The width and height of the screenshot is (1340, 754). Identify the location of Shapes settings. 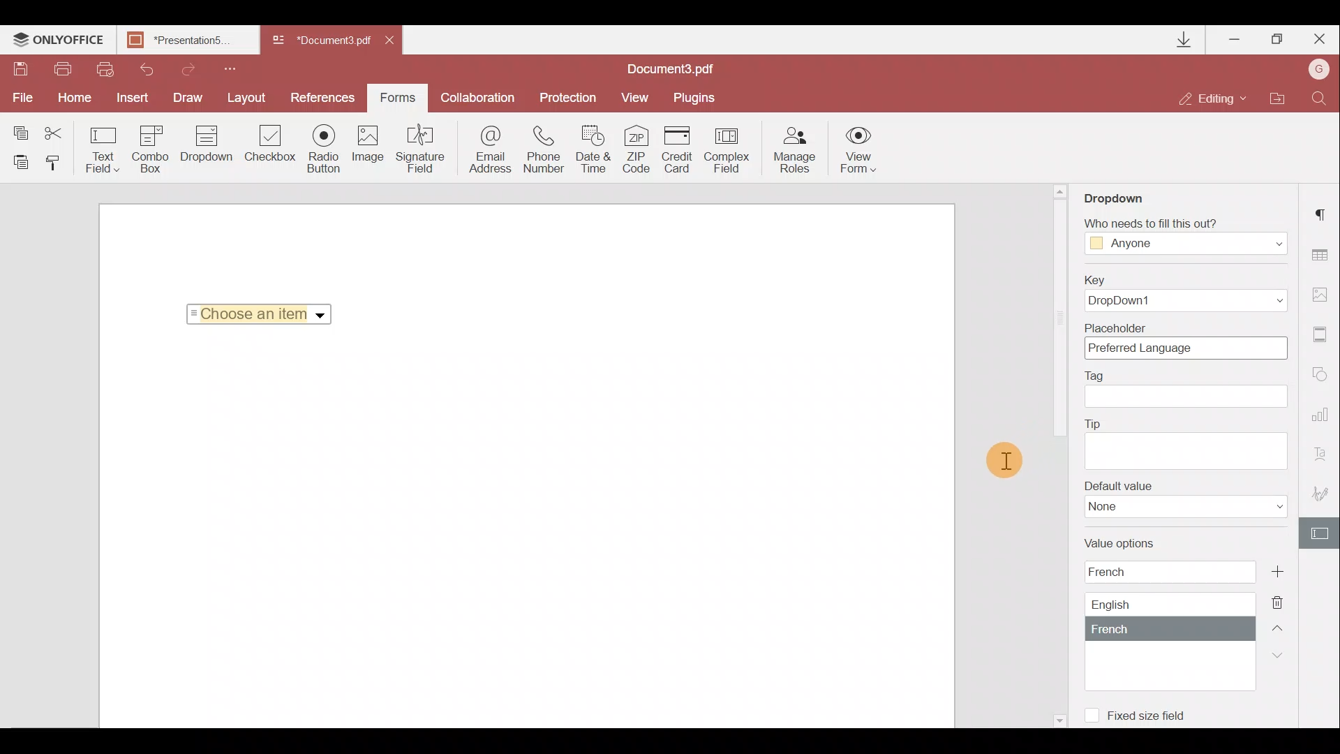
(1323, 377).